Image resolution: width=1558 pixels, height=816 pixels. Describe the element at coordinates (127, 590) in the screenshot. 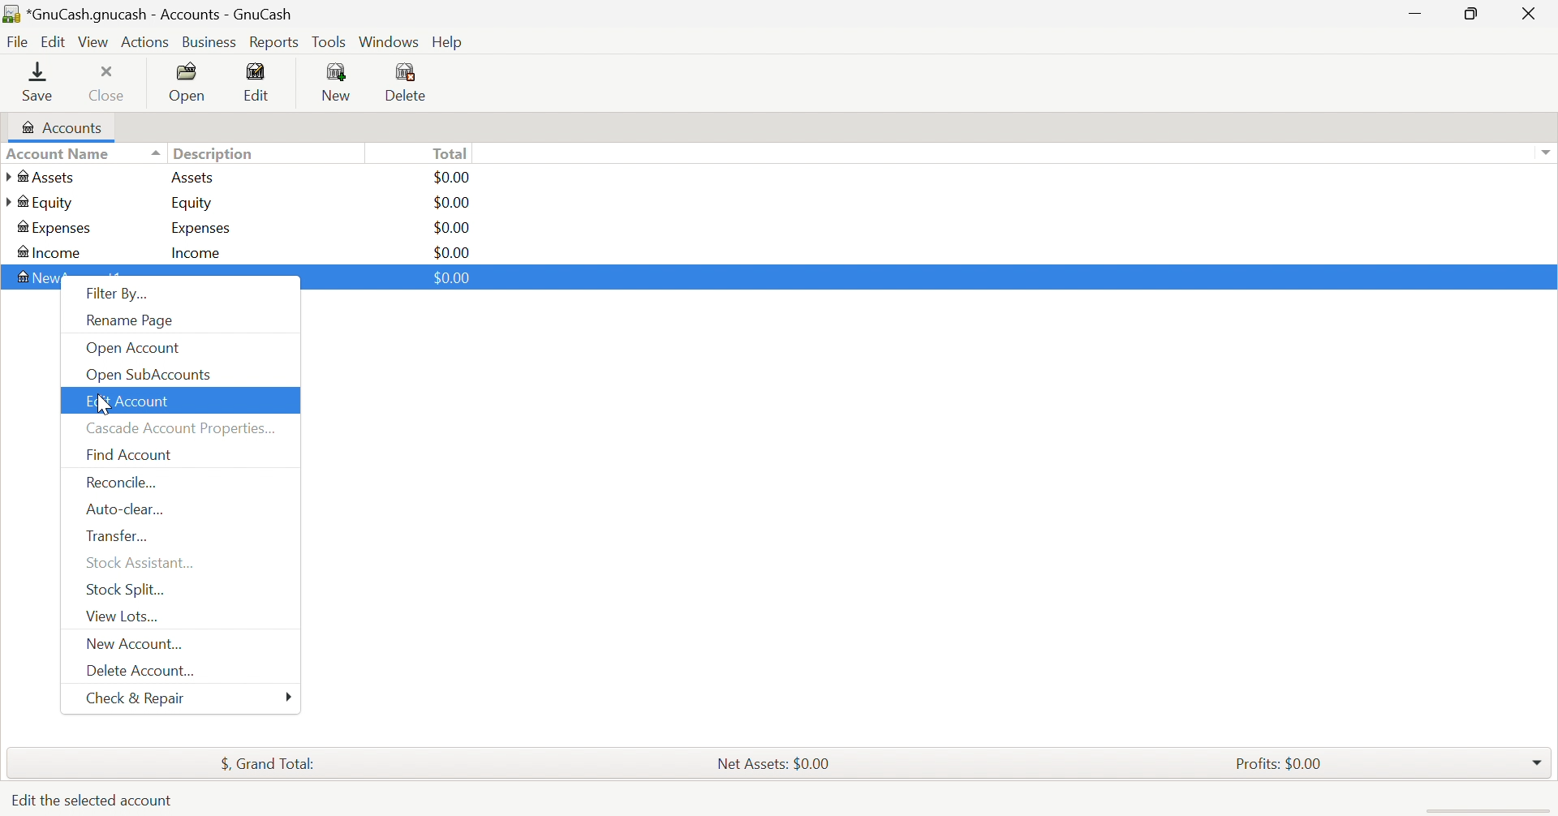

I see `Stock Split...` at that location.